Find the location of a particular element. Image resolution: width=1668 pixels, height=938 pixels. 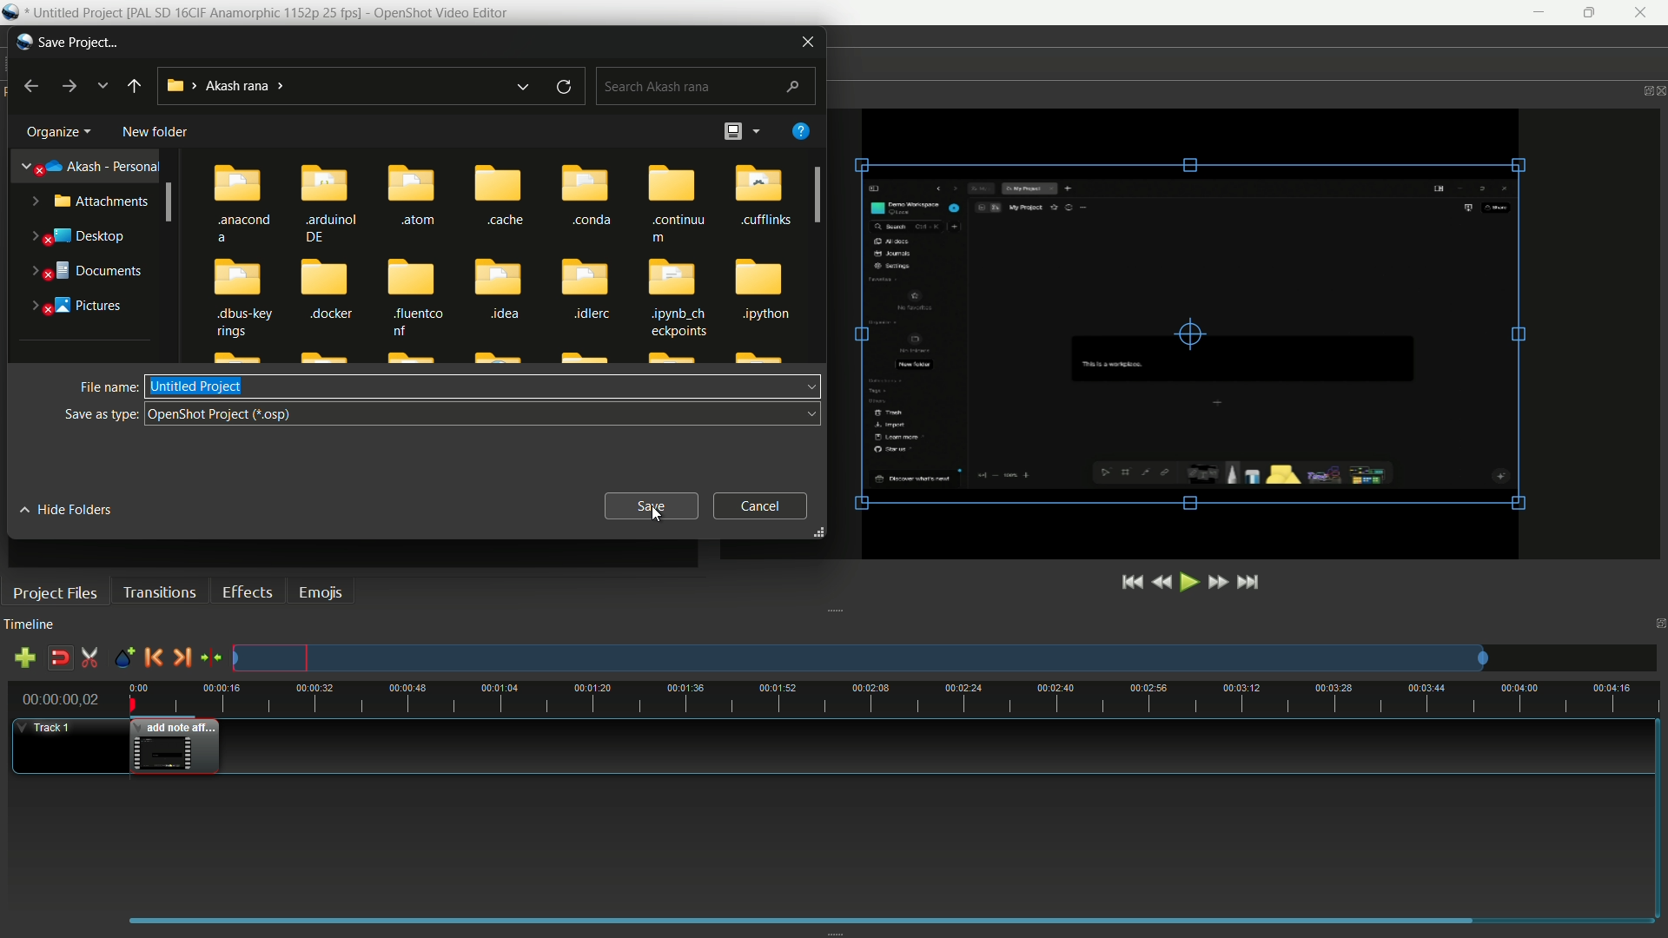

video preview is located at coordinates (1188, 333).